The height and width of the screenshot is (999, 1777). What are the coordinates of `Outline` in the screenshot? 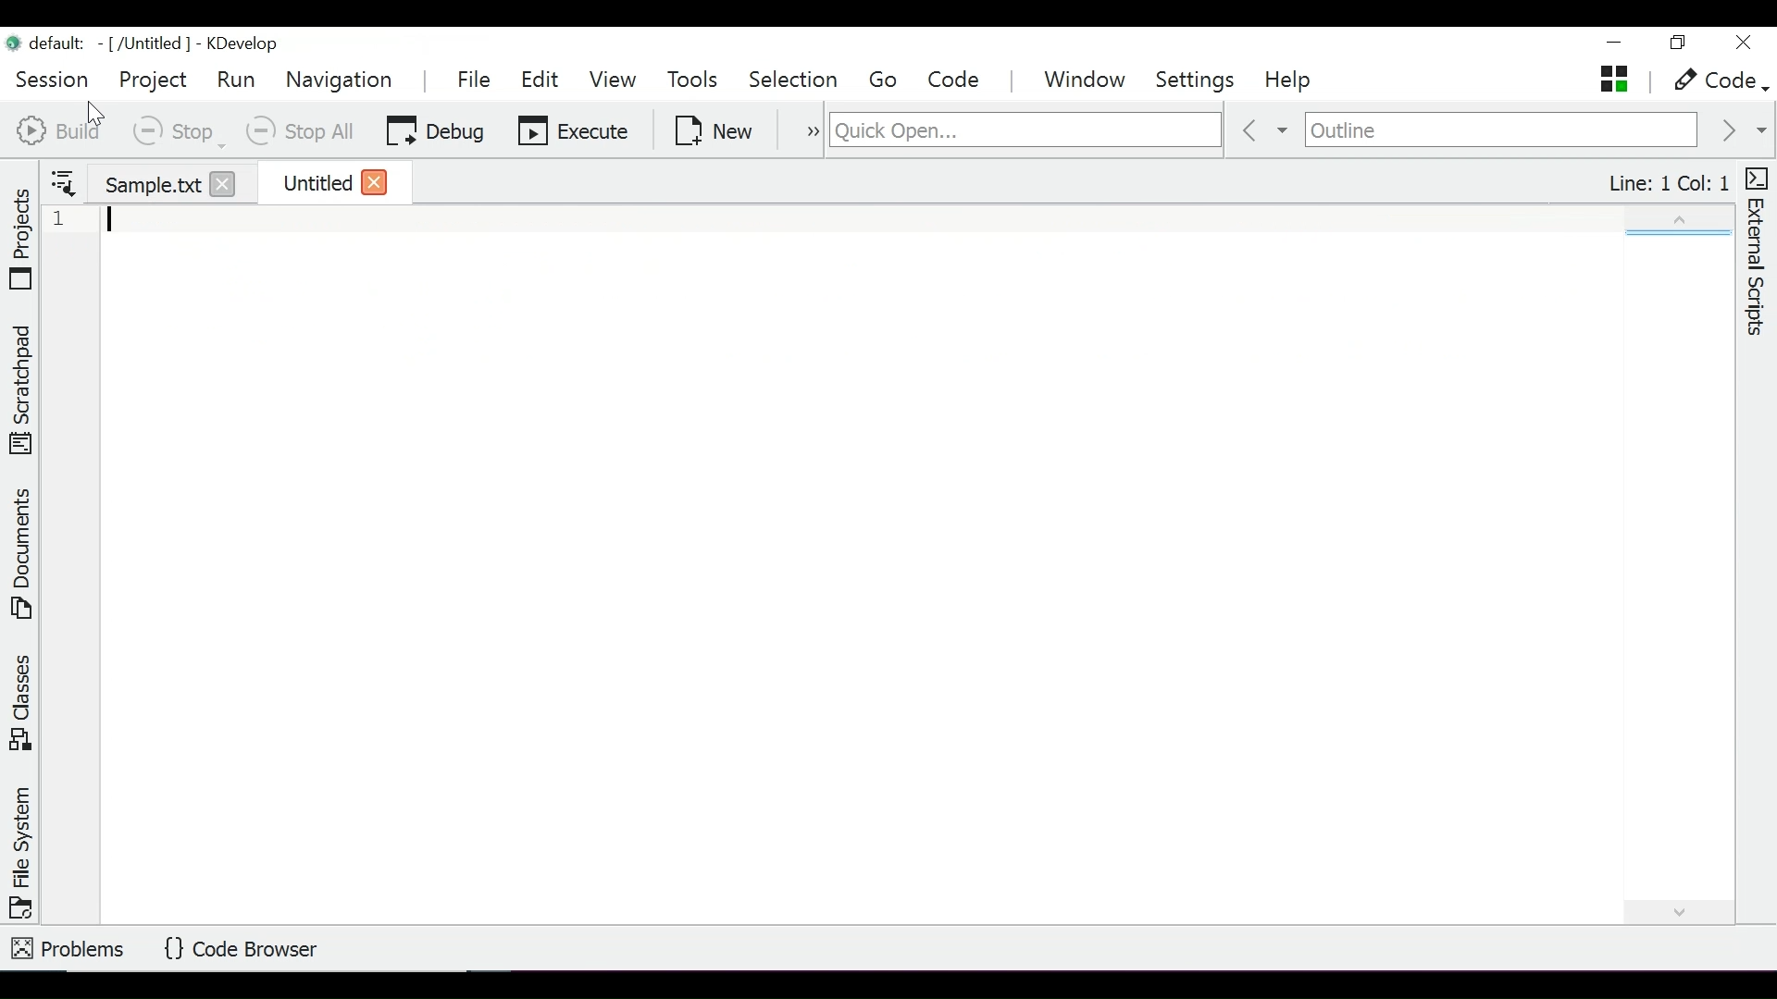 It's located at (1504, 129).